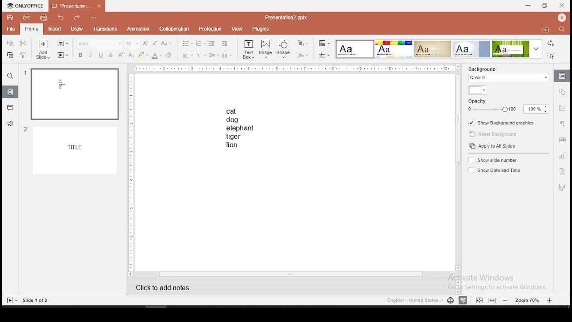 This screenshot has width=572, height=322. What do you see at coordinates (393, 49) in the screenshot?
I see `theme ` at bounding box center [393, 49].